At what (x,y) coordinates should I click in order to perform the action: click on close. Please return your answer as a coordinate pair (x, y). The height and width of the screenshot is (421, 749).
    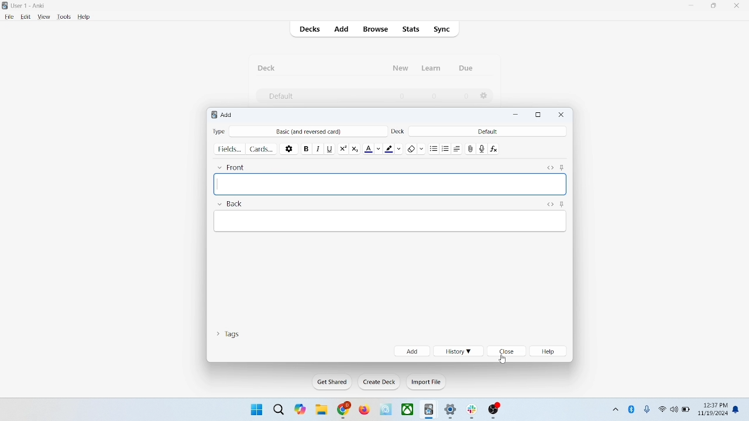
    Looking at the image, I should click on (507, 352).